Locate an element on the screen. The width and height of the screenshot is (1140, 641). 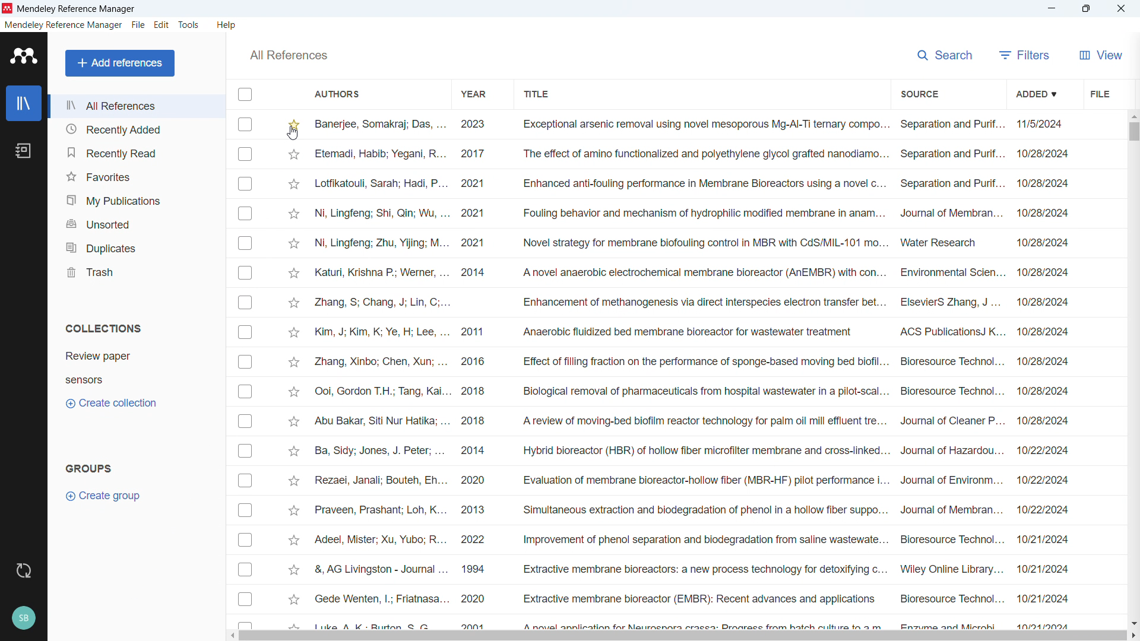
Recently added  is located at coordinates (137, 129).